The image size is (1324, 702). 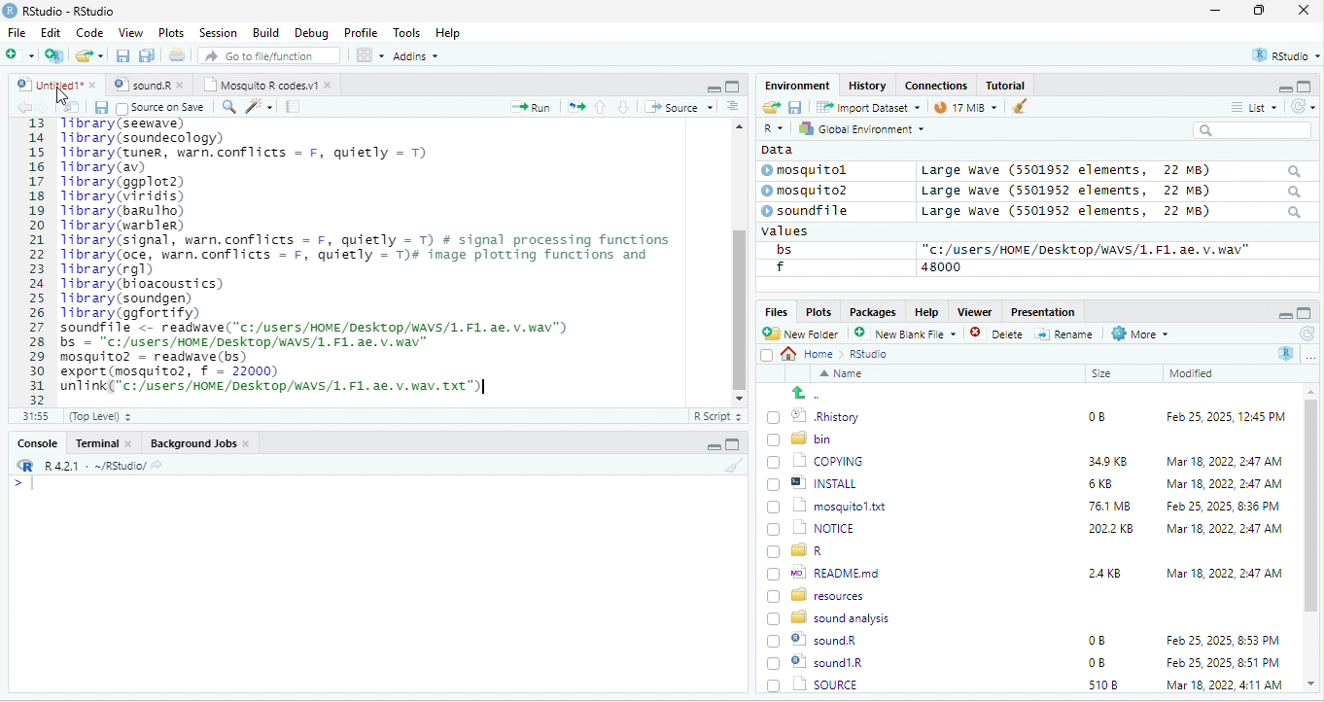 I want to click on maximize, so click(x=1305, y=313).